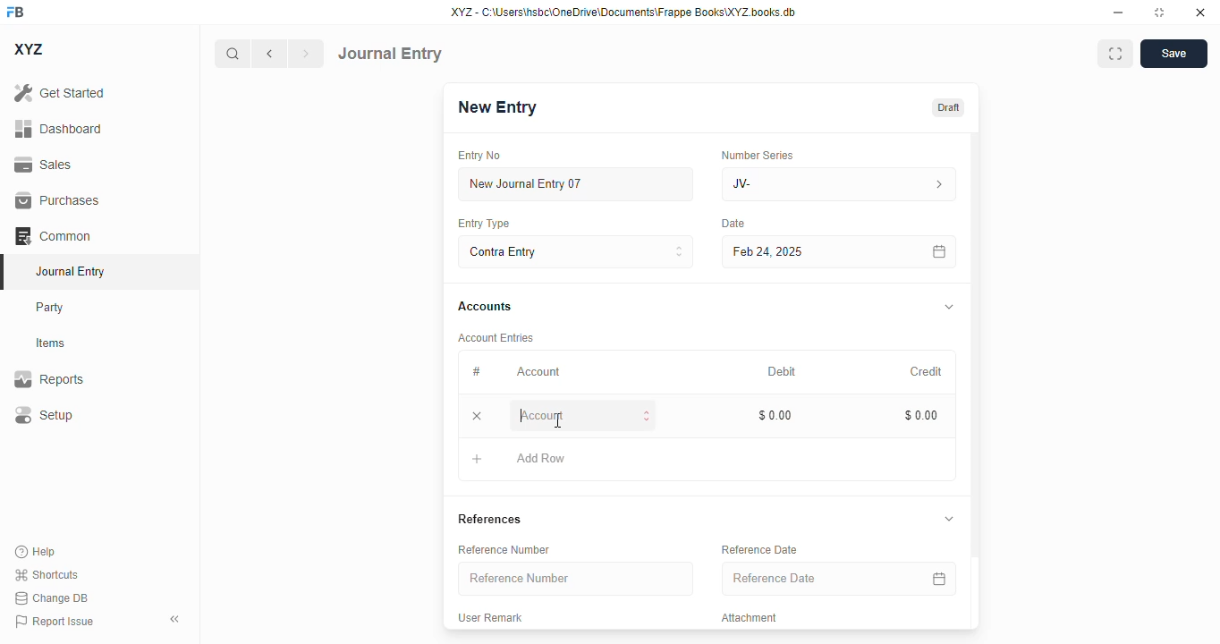  What do you see at coordinates (232, 54) in the screenshot?
I see `search` at bounding box center [232, 54].